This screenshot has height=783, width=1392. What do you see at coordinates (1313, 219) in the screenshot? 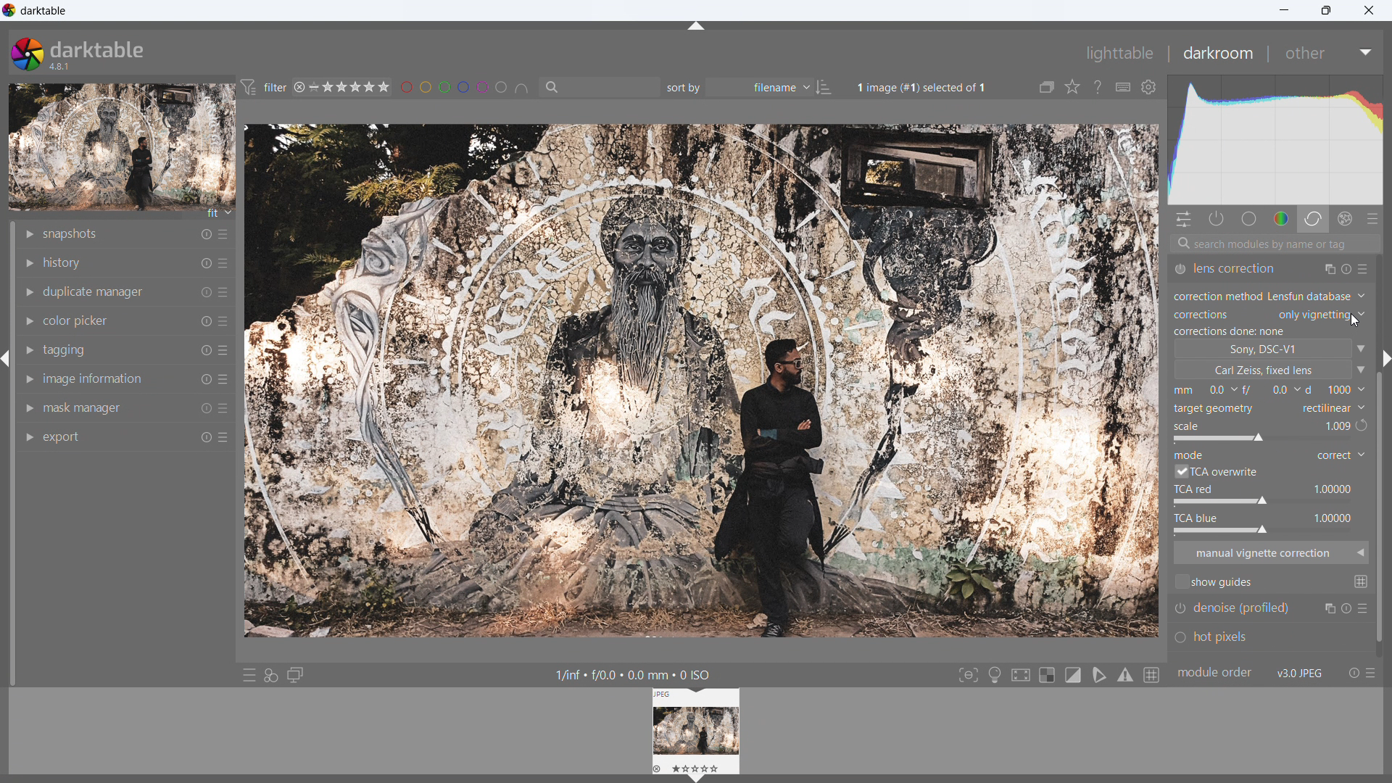
I see `correct` at bounding box center [1313, 219].